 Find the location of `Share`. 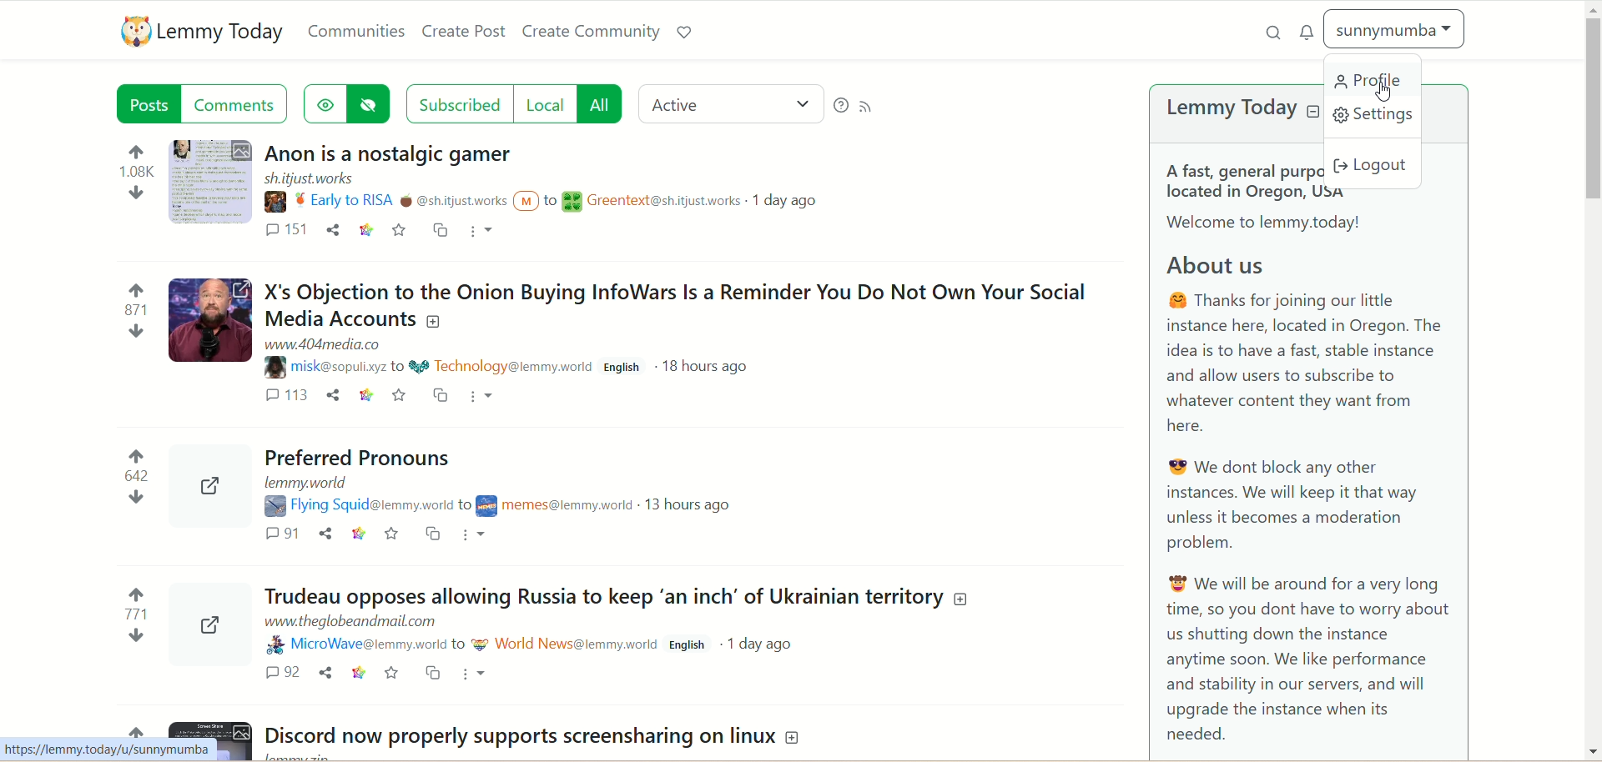

Share is located at coordinates (327, 533).